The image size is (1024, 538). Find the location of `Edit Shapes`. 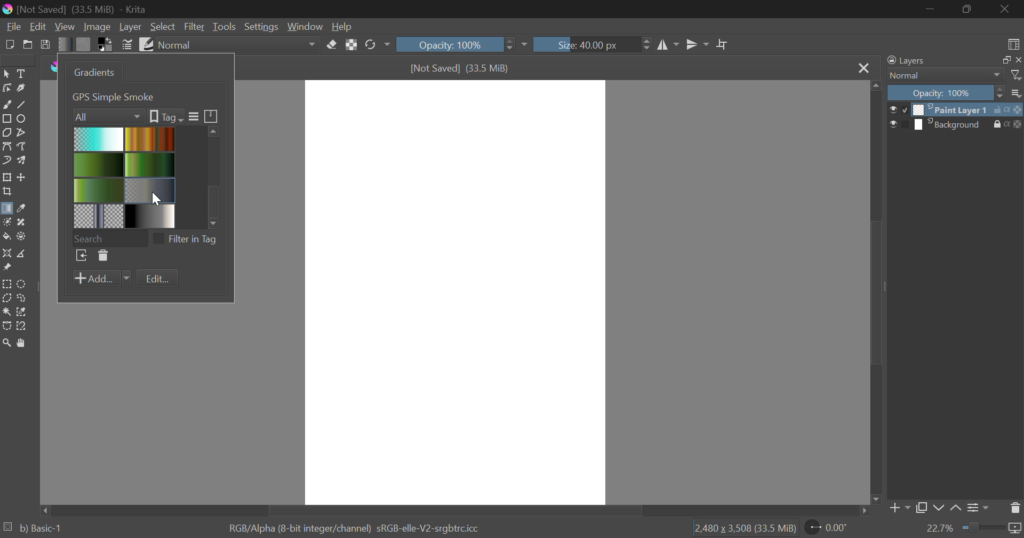

Edit Shapes is located at coordinates (6, 88).